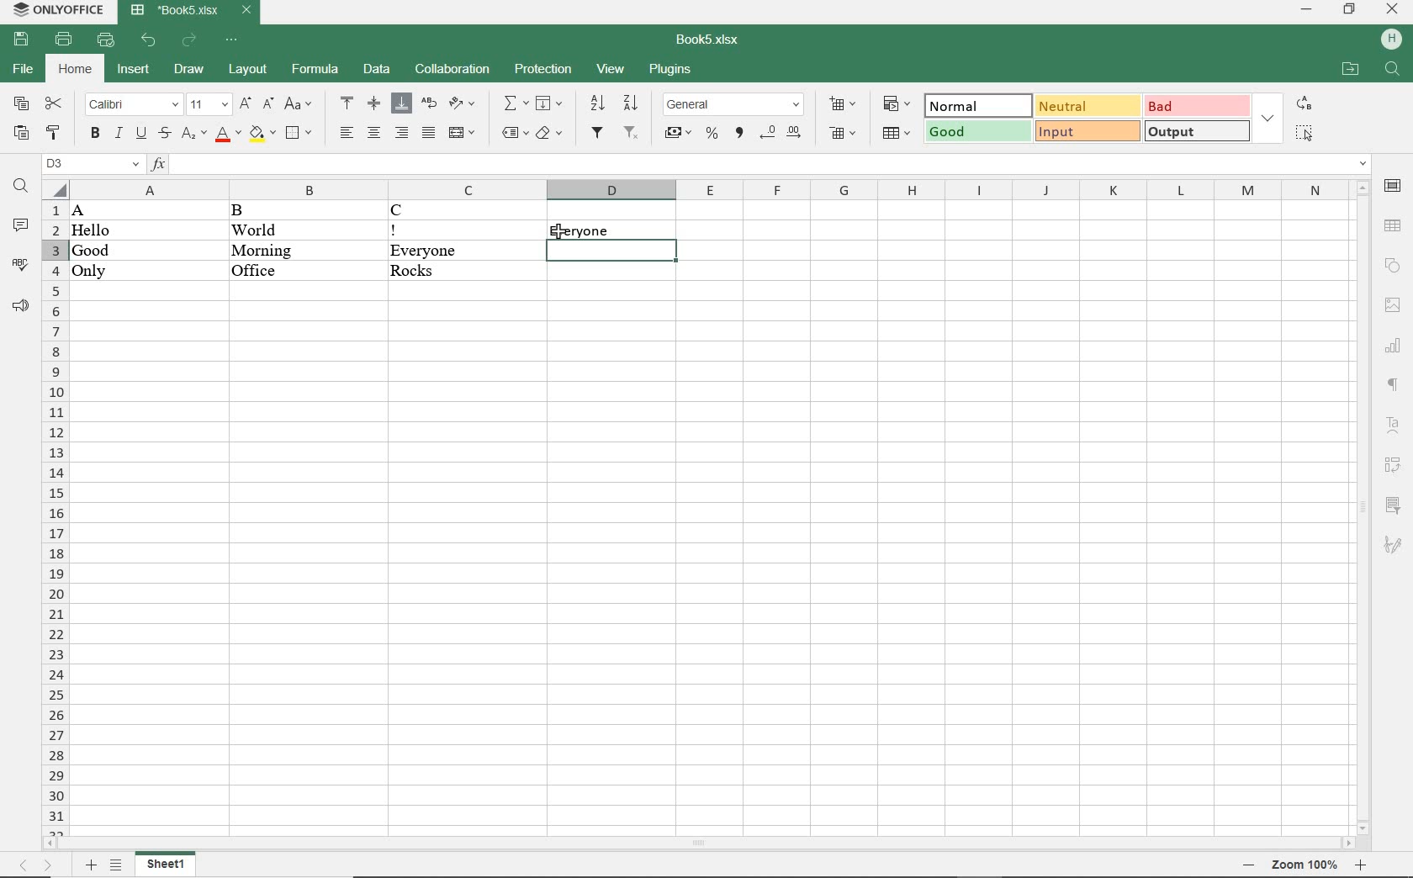  I want to click on image, so click(1392, 304).